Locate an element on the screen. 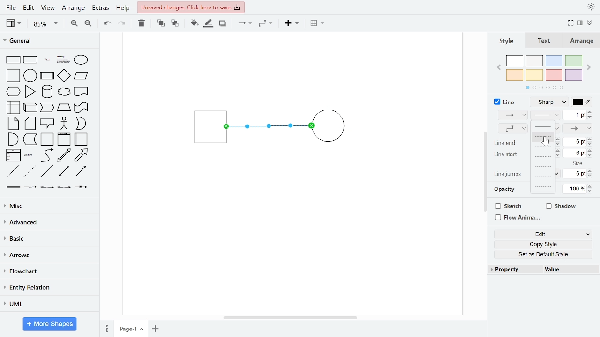 Image resolution: width=600 pixels, height=337 pixels. flowchart is located at coordinates (48, 272).